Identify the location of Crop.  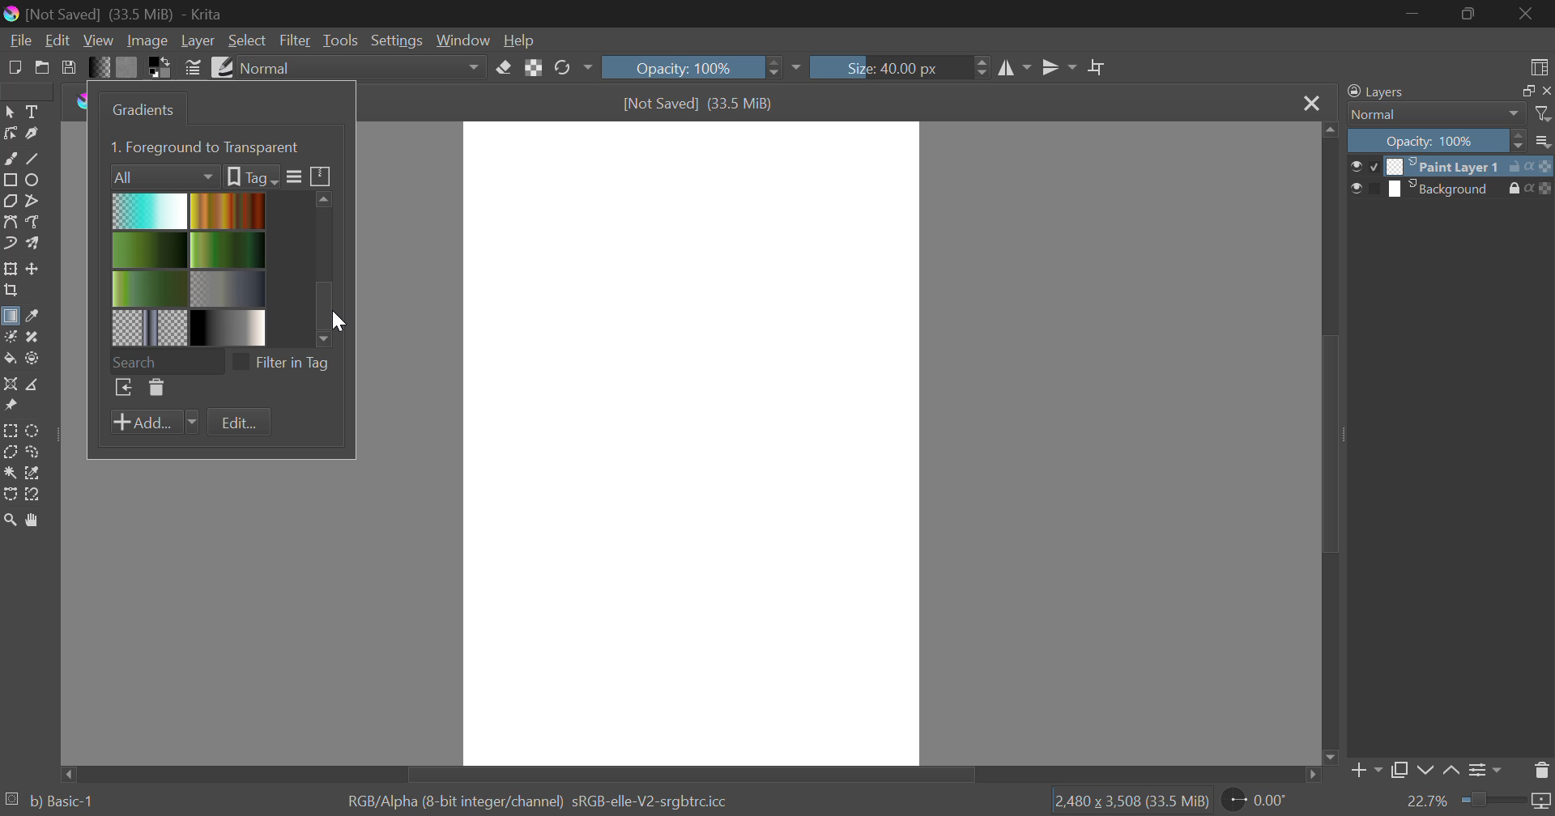
(1097, 68).